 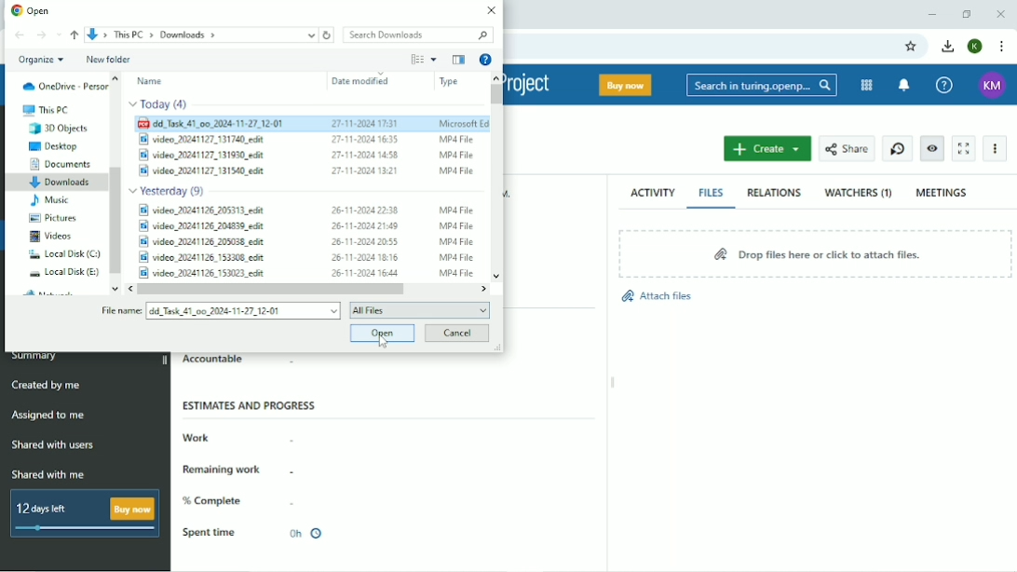 What do you see at coordinates (360, 81) in the screenshot?
I see `Date modified` at bounding box center [360, 81].